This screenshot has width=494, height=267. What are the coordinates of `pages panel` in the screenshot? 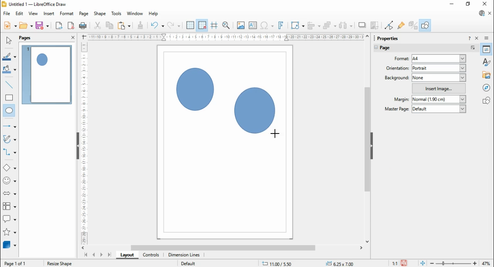 It's located at (30, 38).